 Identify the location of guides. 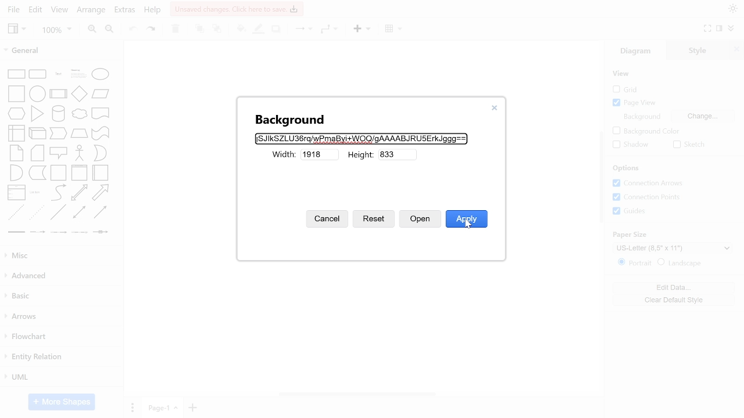
(630, 211).